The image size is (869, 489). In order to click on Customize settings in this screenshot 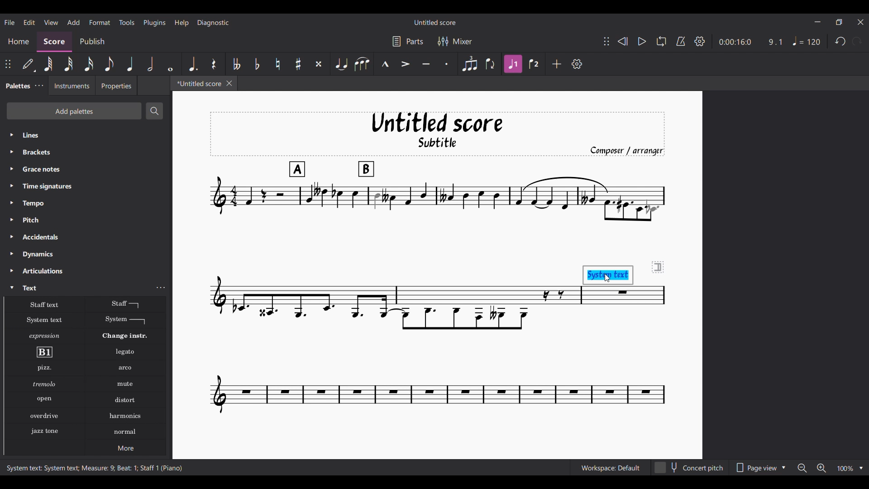, I will do `click(577, 64)`.